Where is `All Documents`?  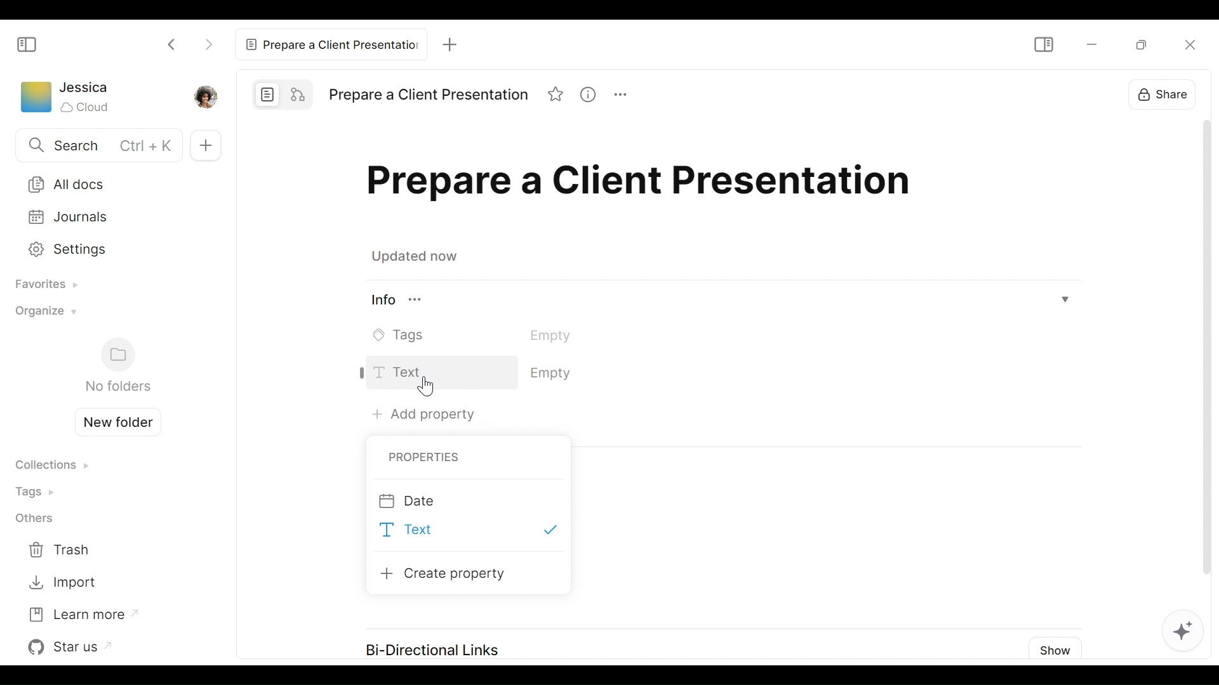
All Documents is located at coordinates (109, 183).